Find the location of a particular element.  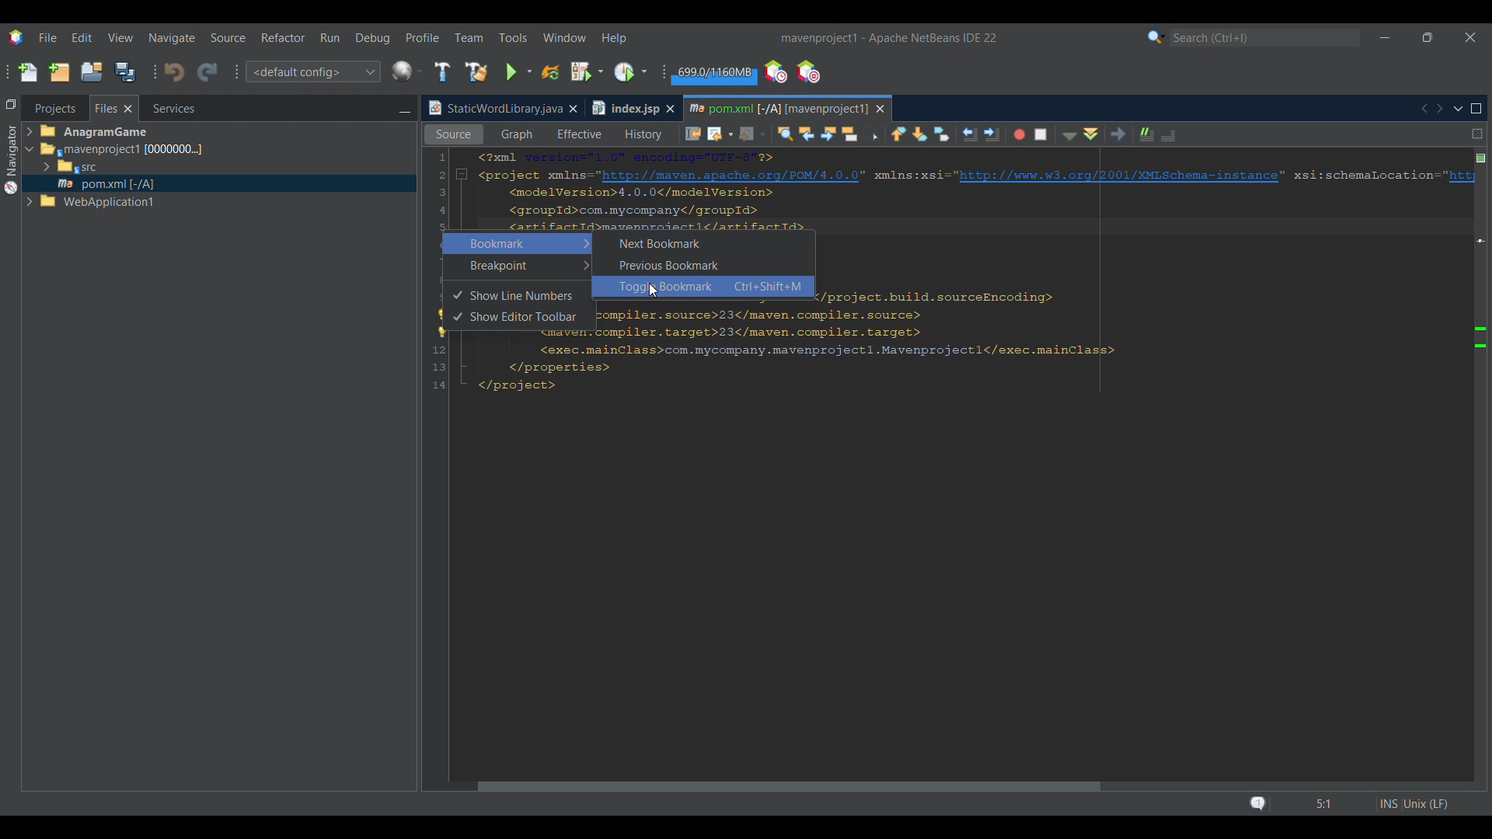

Undo is located at coordinates (174, 72).